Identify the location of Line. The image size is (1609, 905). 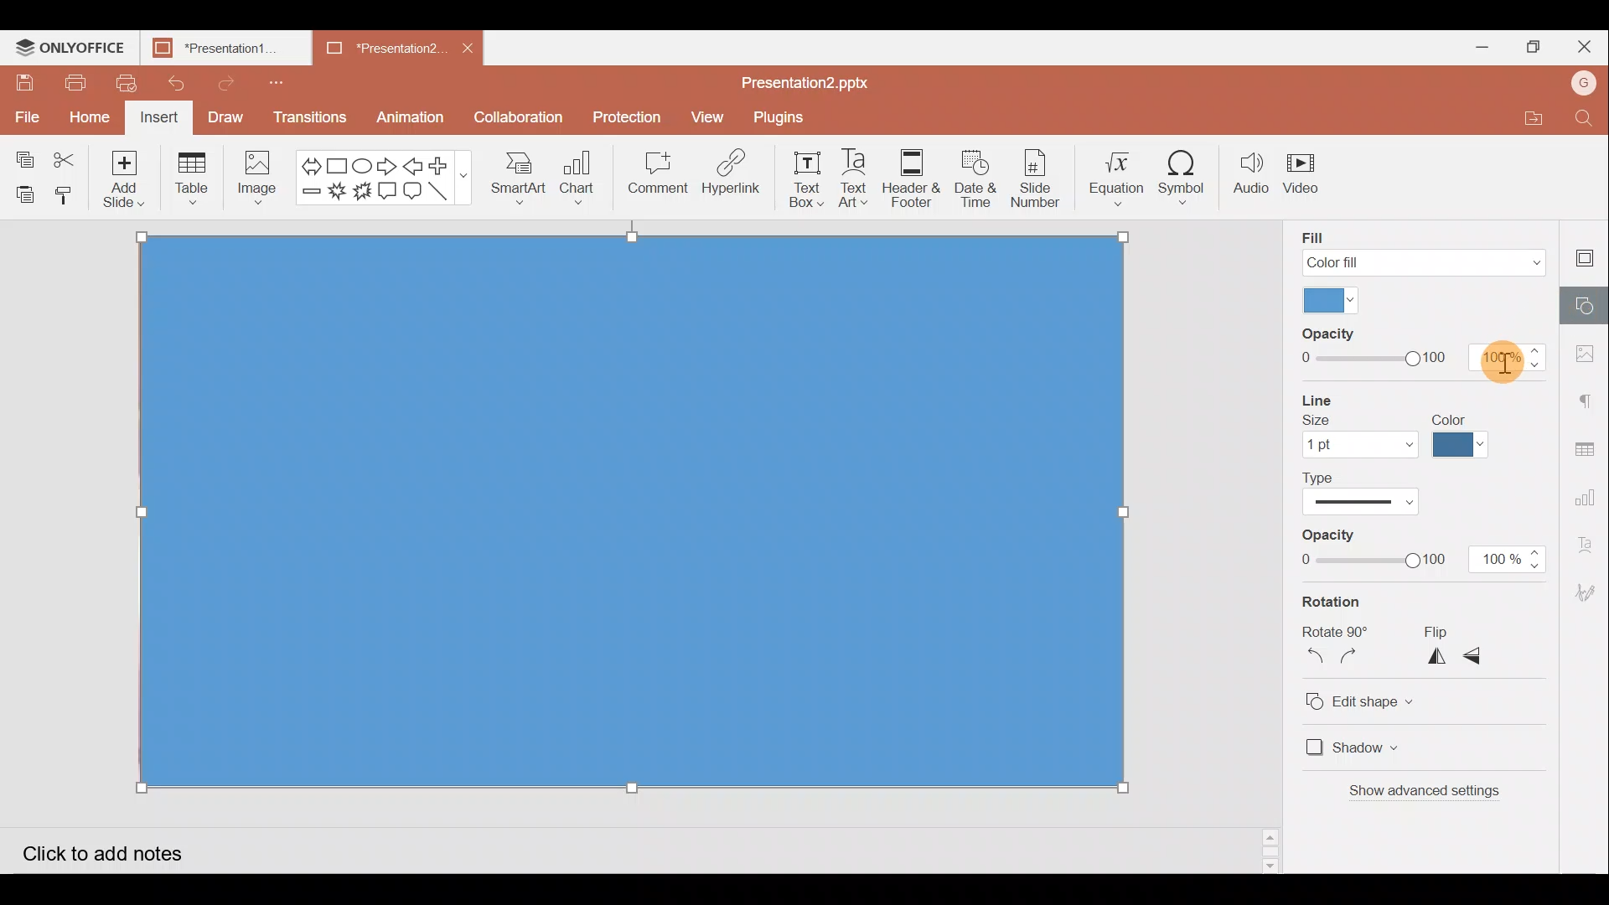
(444, 194).